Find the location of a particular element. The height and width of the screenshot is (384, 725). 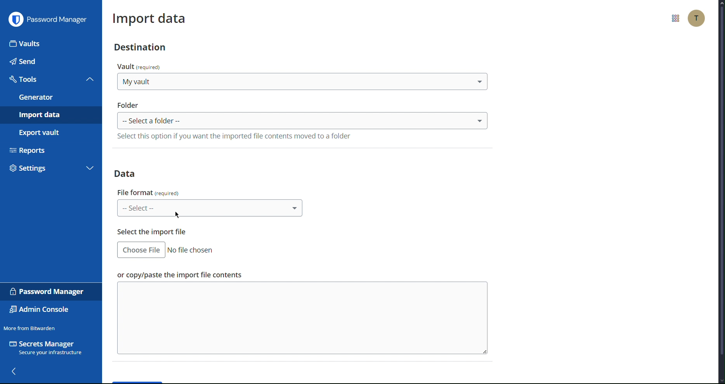

Settings is located at coordinates (42, 170).